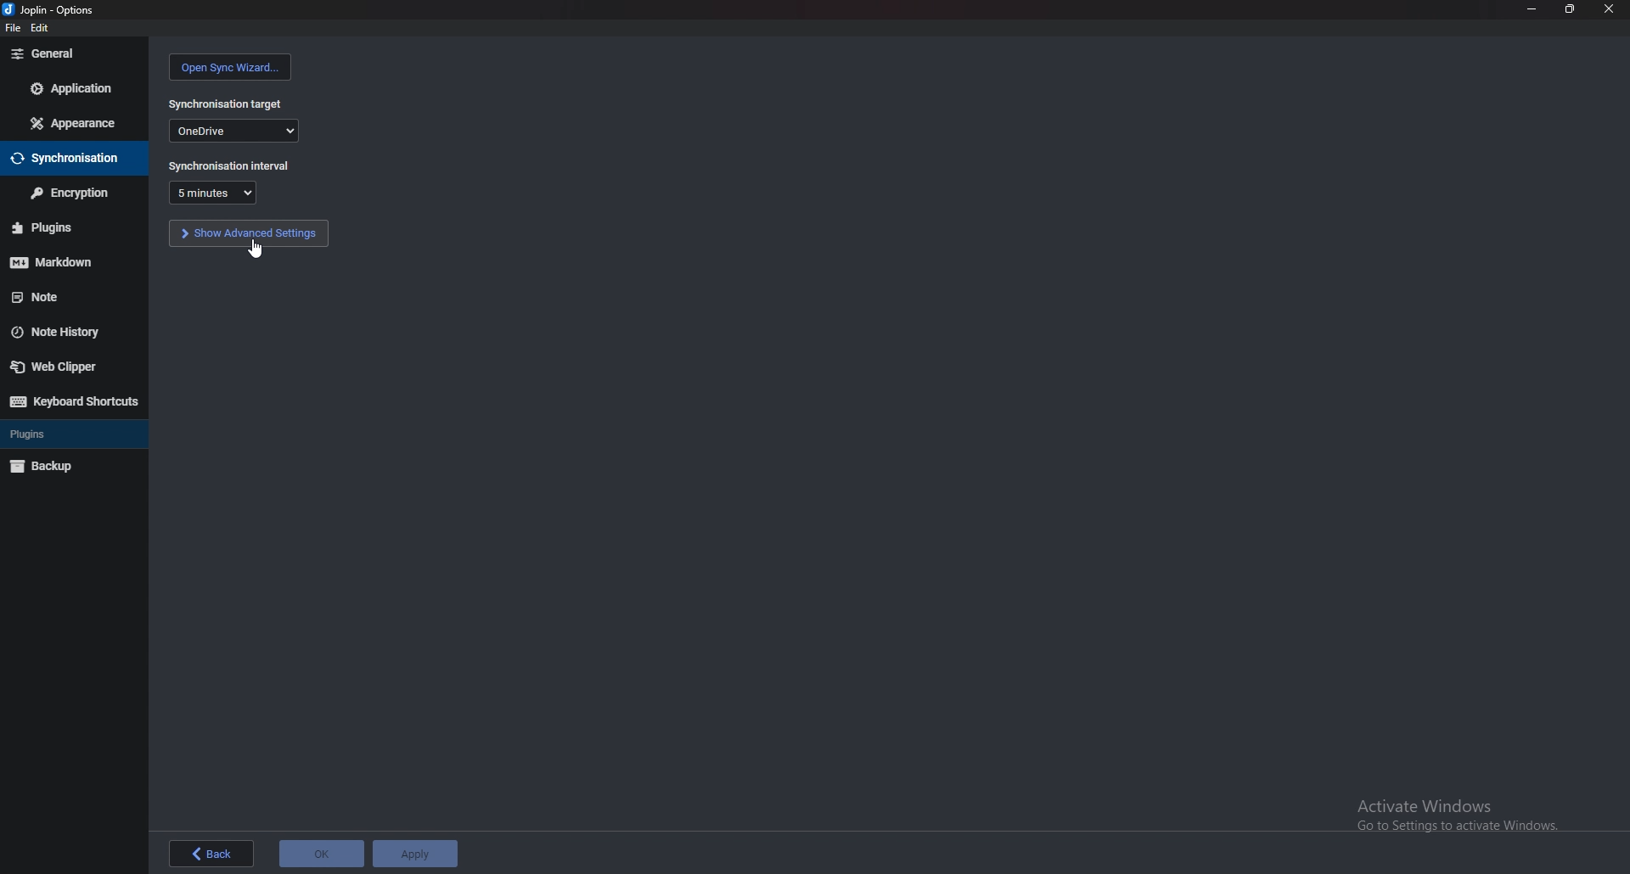  What do you see at coordinates (71, 192) in the screenshot?
I see `encryption` at bounding box center [71, 192].